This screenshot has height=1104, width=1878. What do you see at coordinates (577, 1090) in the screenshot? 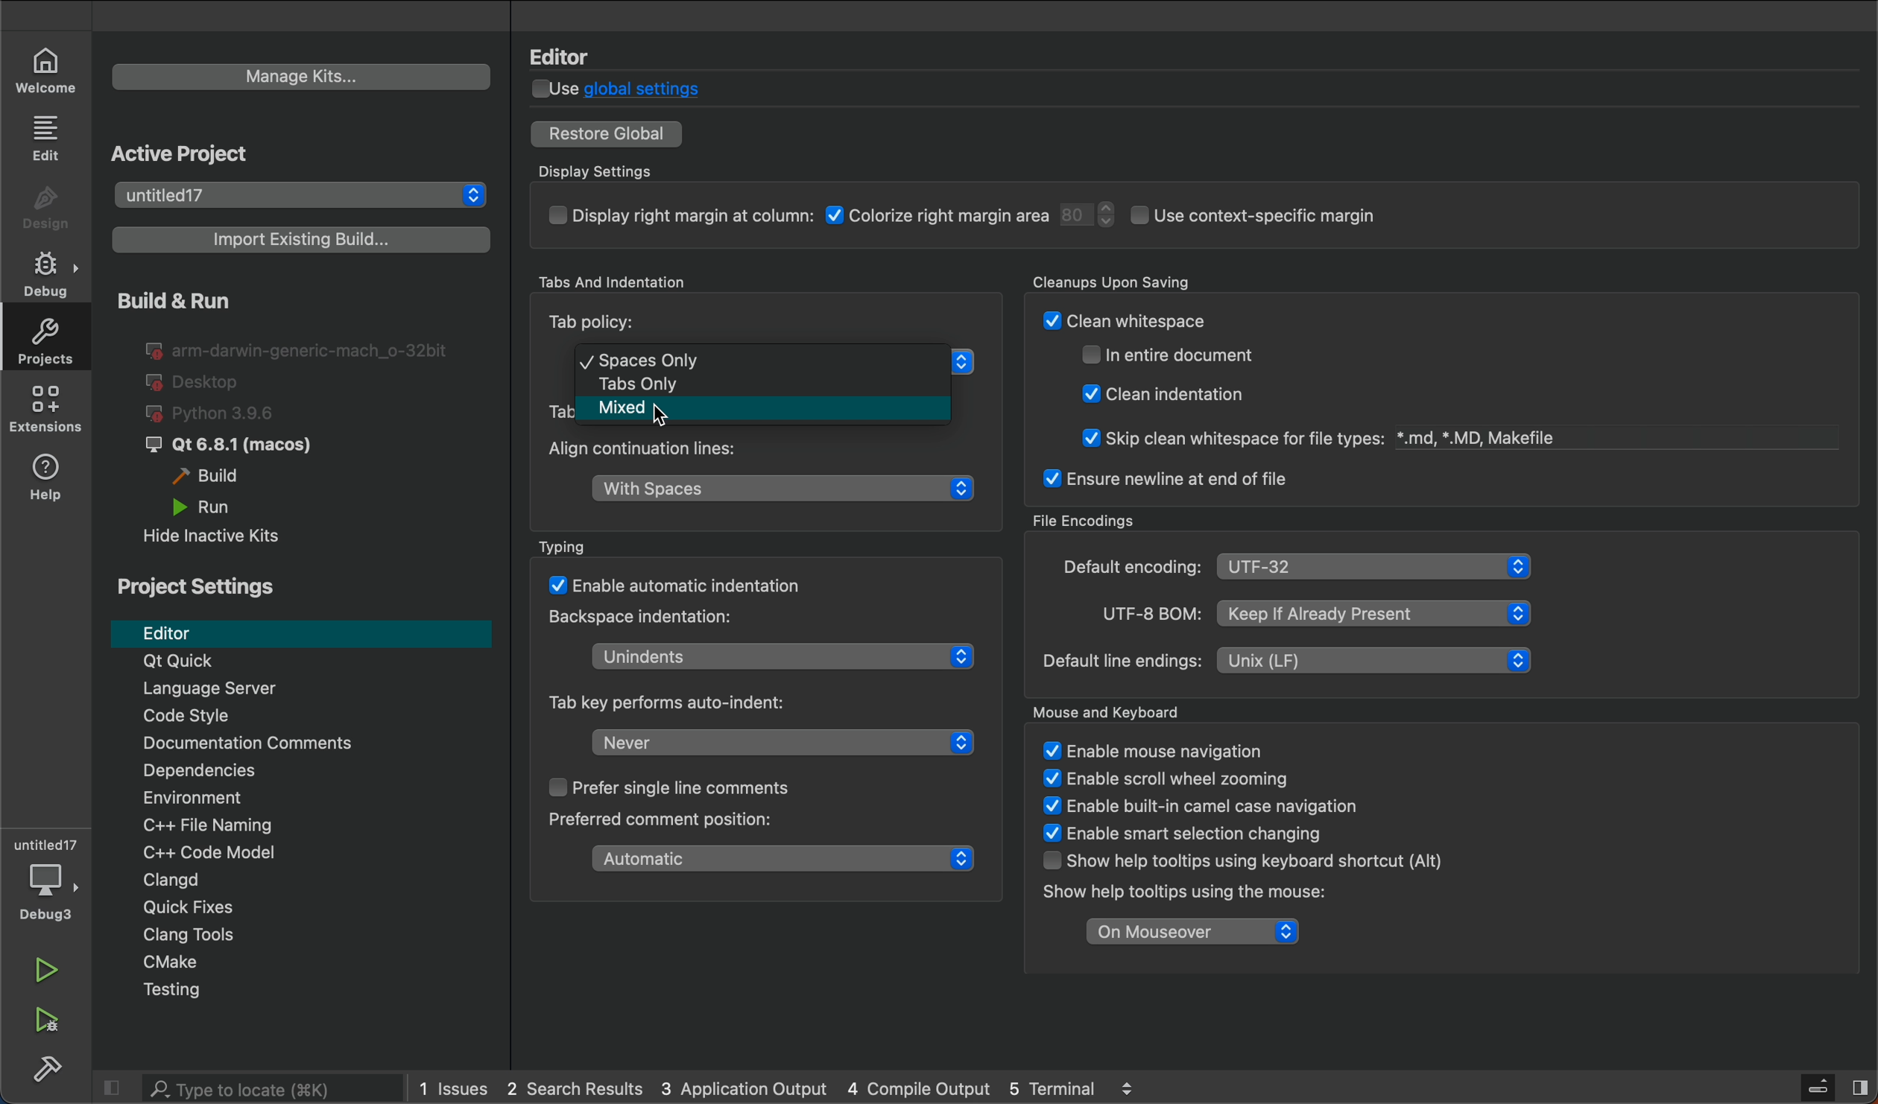
I see `search results` at bounding box center [577, 1090].